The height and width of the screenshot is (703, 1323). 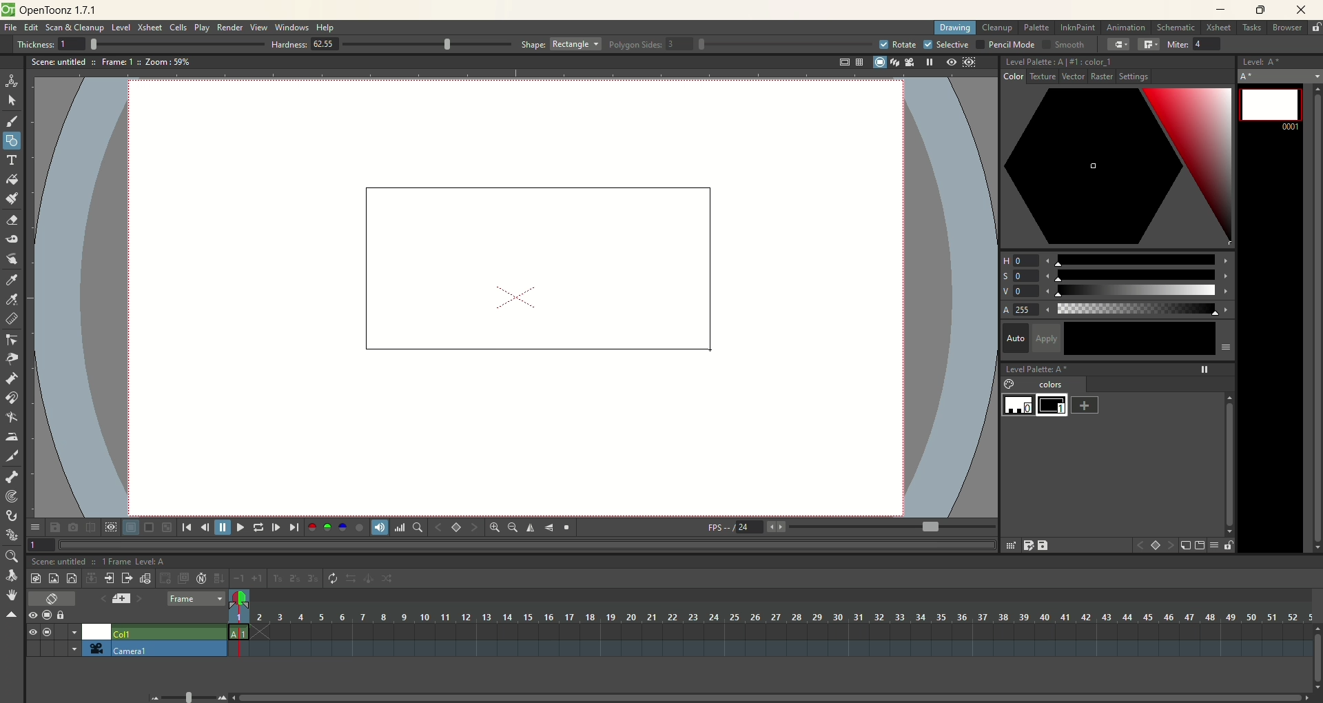 What do you see at coordinates (1270, 107) in the screenshot?
I see `001 level` at bounding box center [1270, 107].